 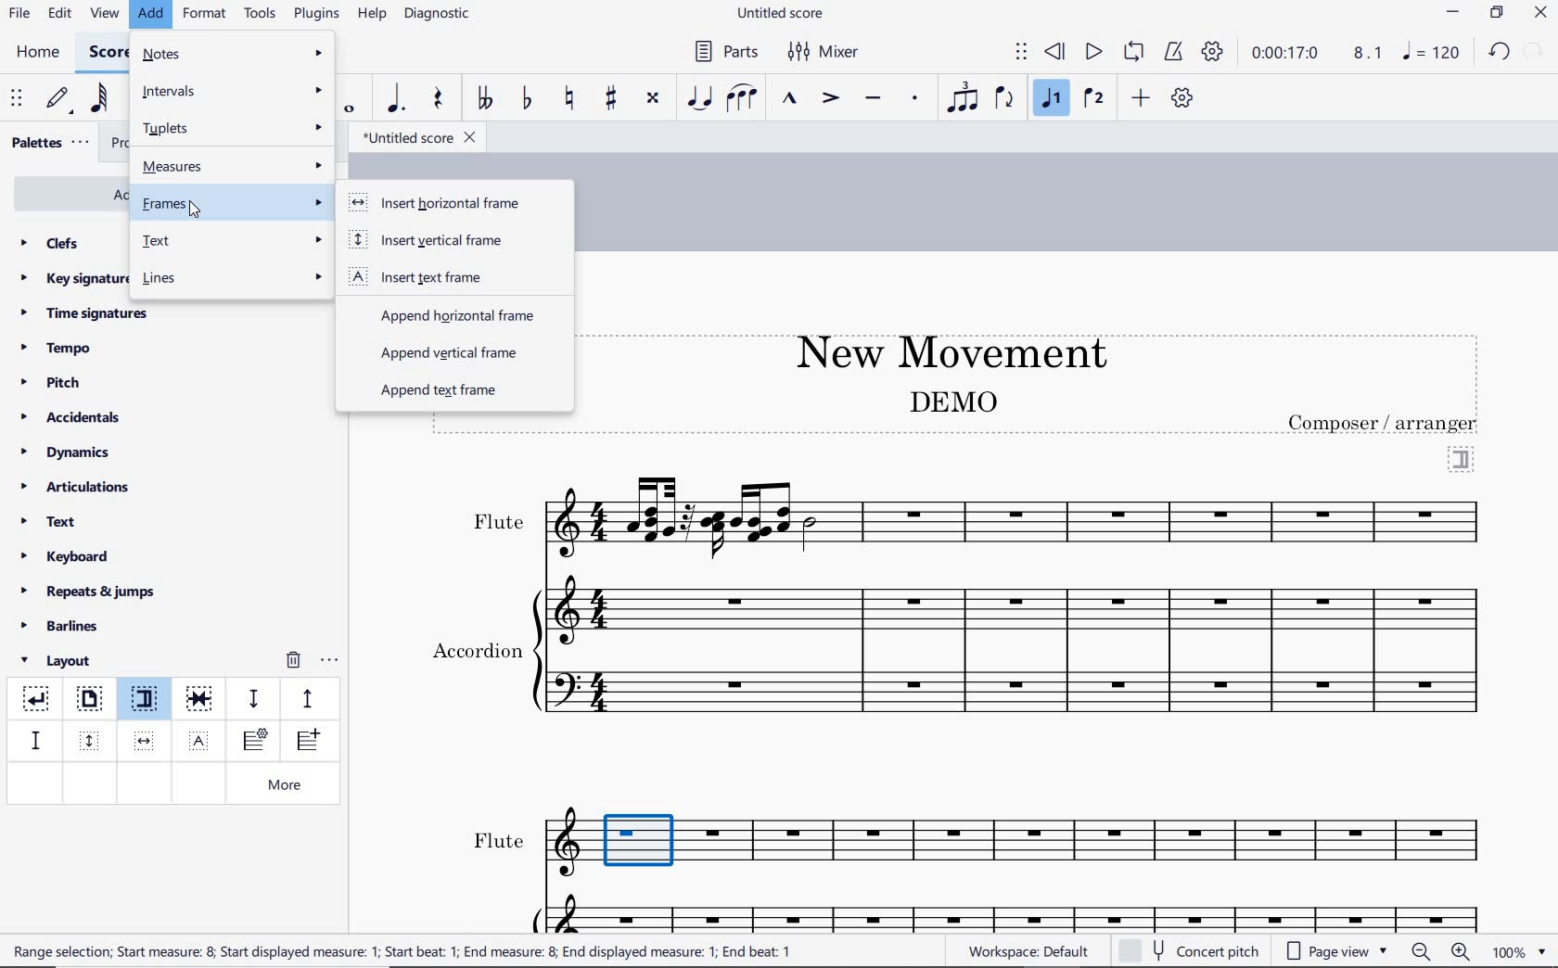 I want to click on toggle natural, so click(x=571, y=99).